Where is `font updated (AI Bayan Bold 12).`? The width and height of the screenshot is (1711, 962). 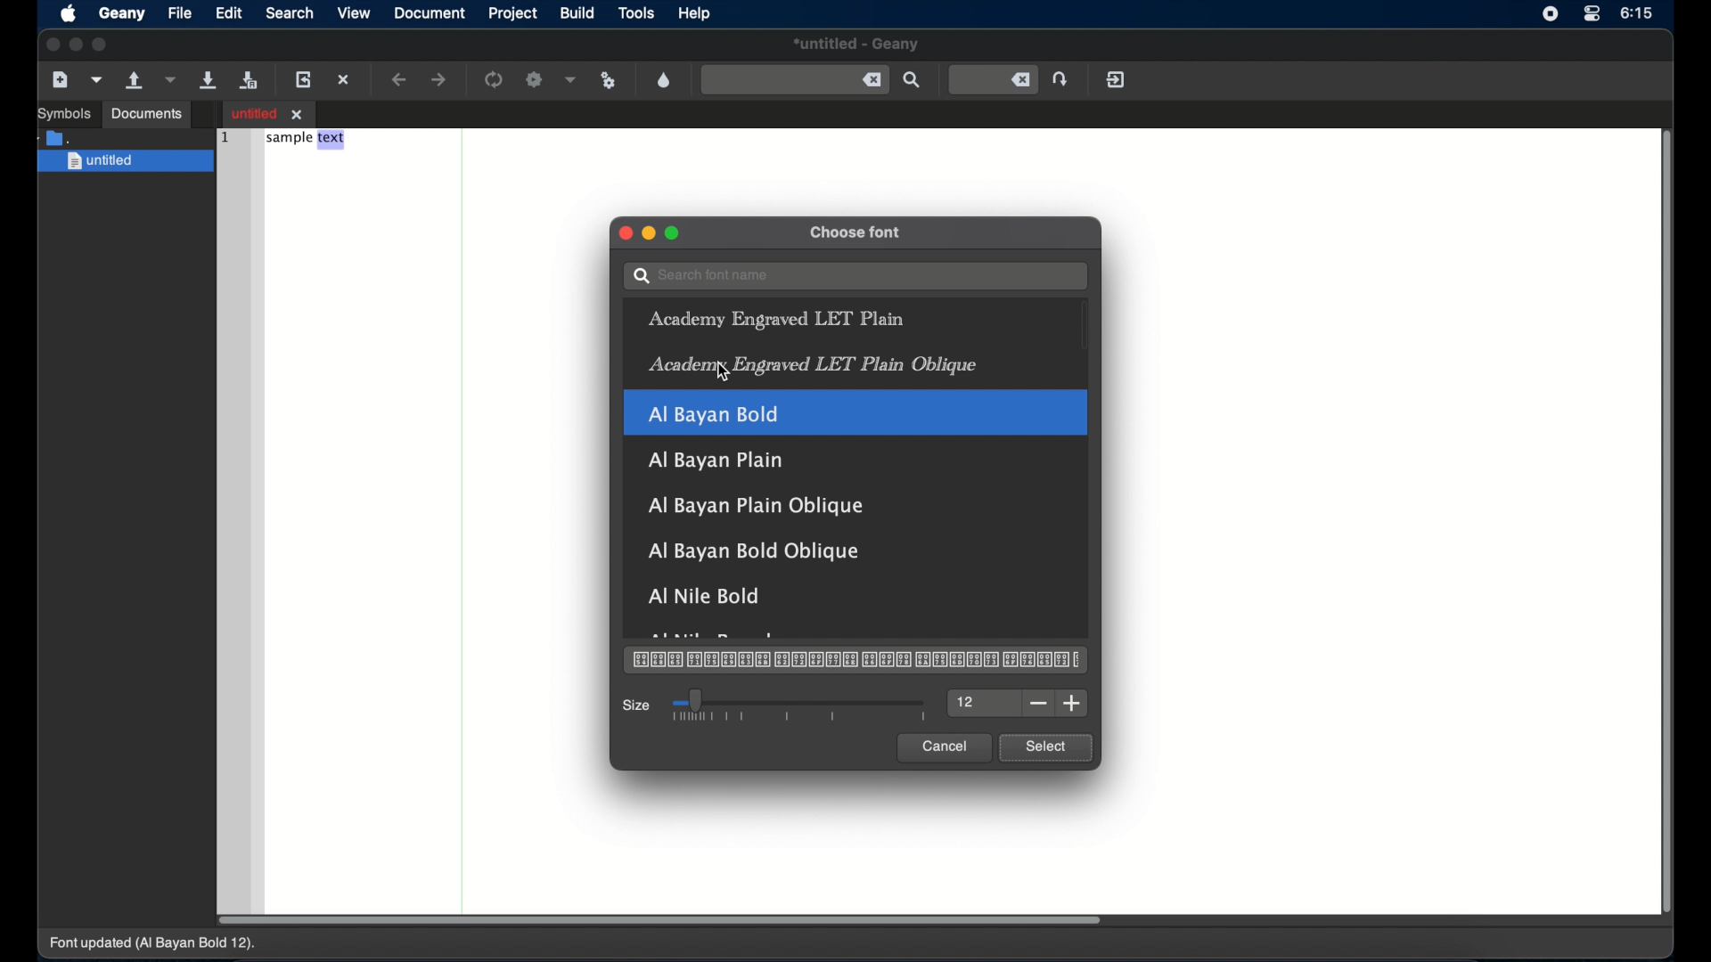
font updated (AI Bayan Bold 12). is located at coordinates (154, 944).